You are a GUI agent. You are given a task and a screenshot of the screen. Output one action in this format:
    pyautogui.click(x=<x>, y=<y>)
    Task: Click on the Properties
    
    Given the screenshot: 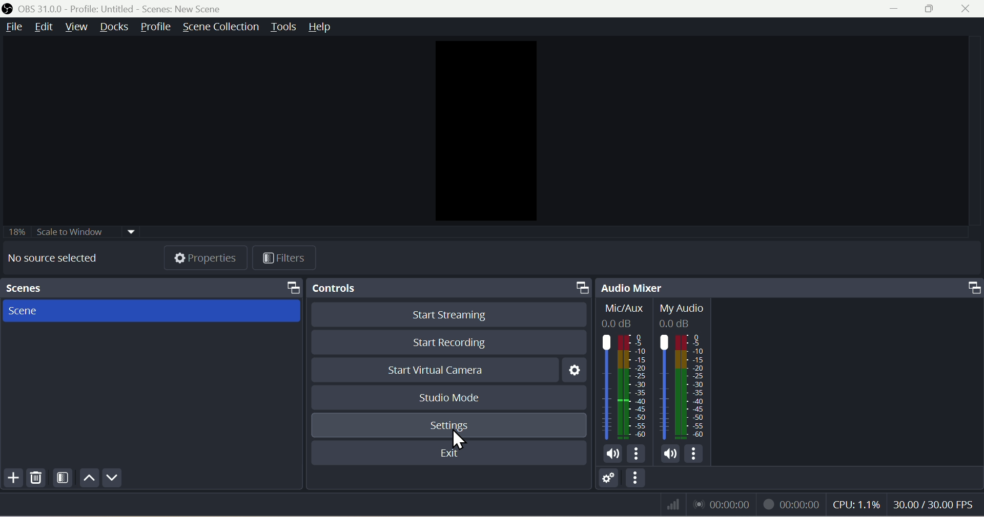 What is the action you would take?
    pyautogui.click(x=206, y=257)
    